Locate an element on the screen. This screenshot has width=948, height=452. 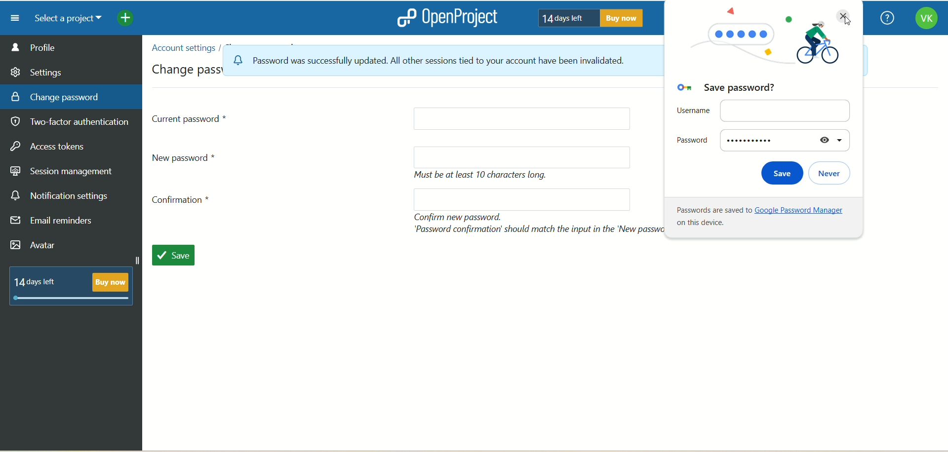
password is located at coordinates (761, 140).